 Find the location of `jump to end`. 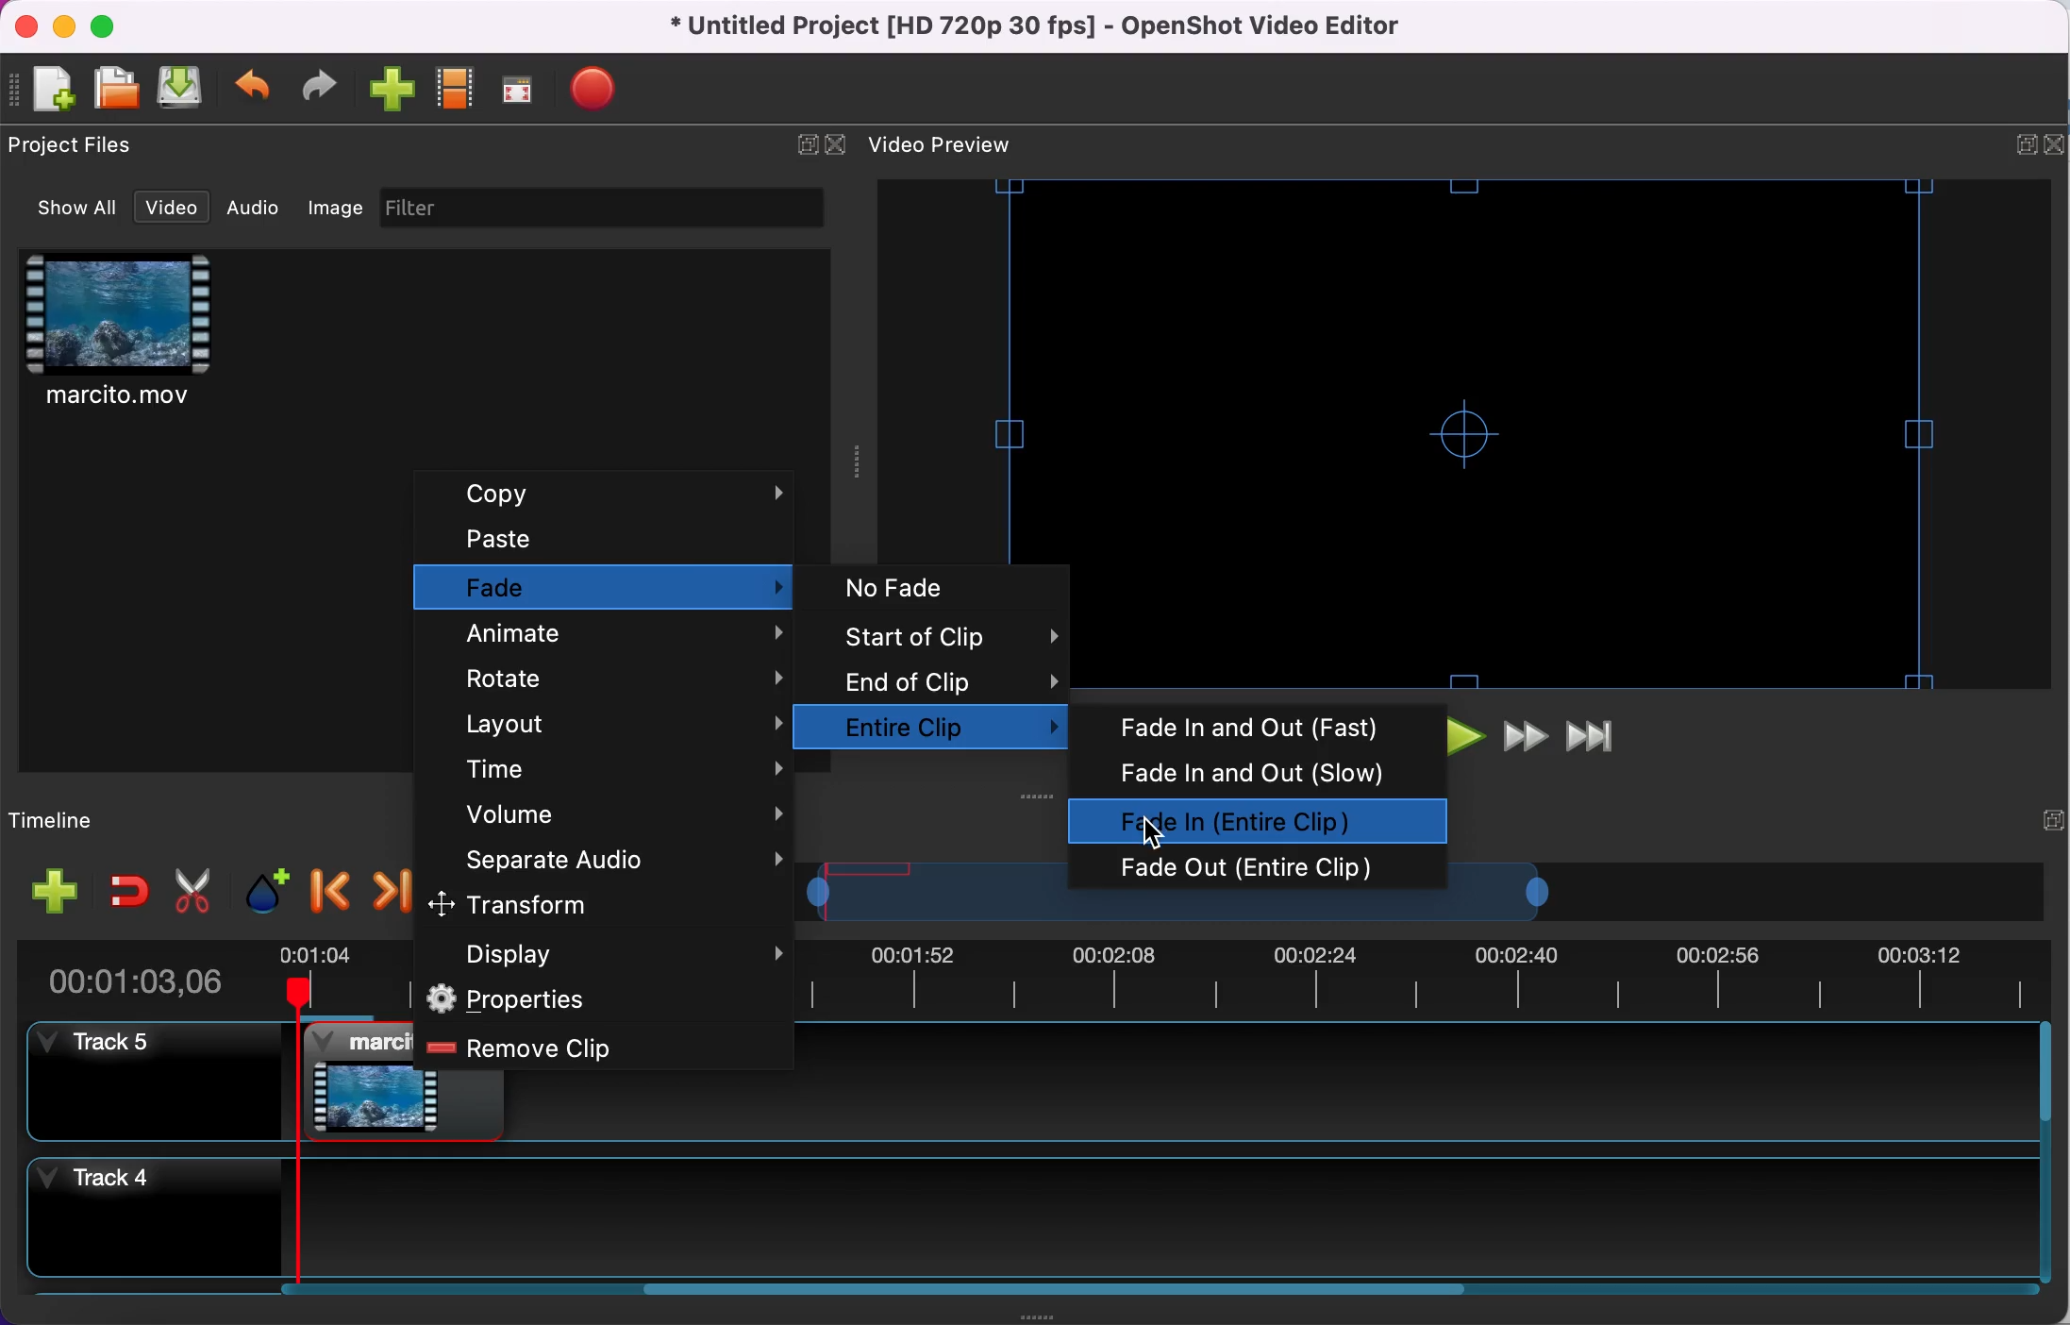

jump to end is located at coordinates (1599, 738).